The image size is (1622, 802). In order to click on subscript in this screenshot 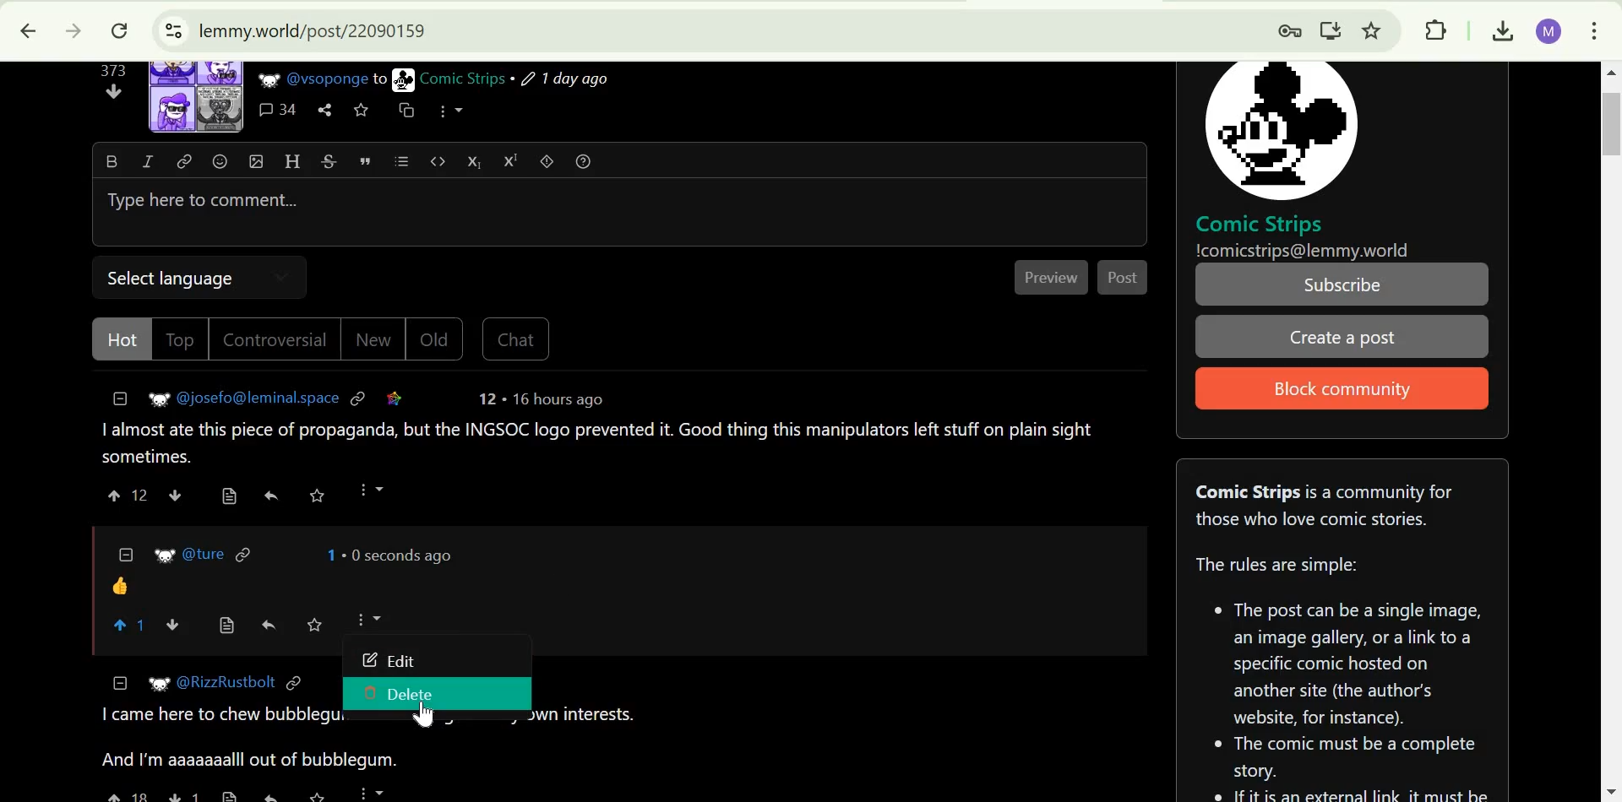, I will do `click(474, 160)`.